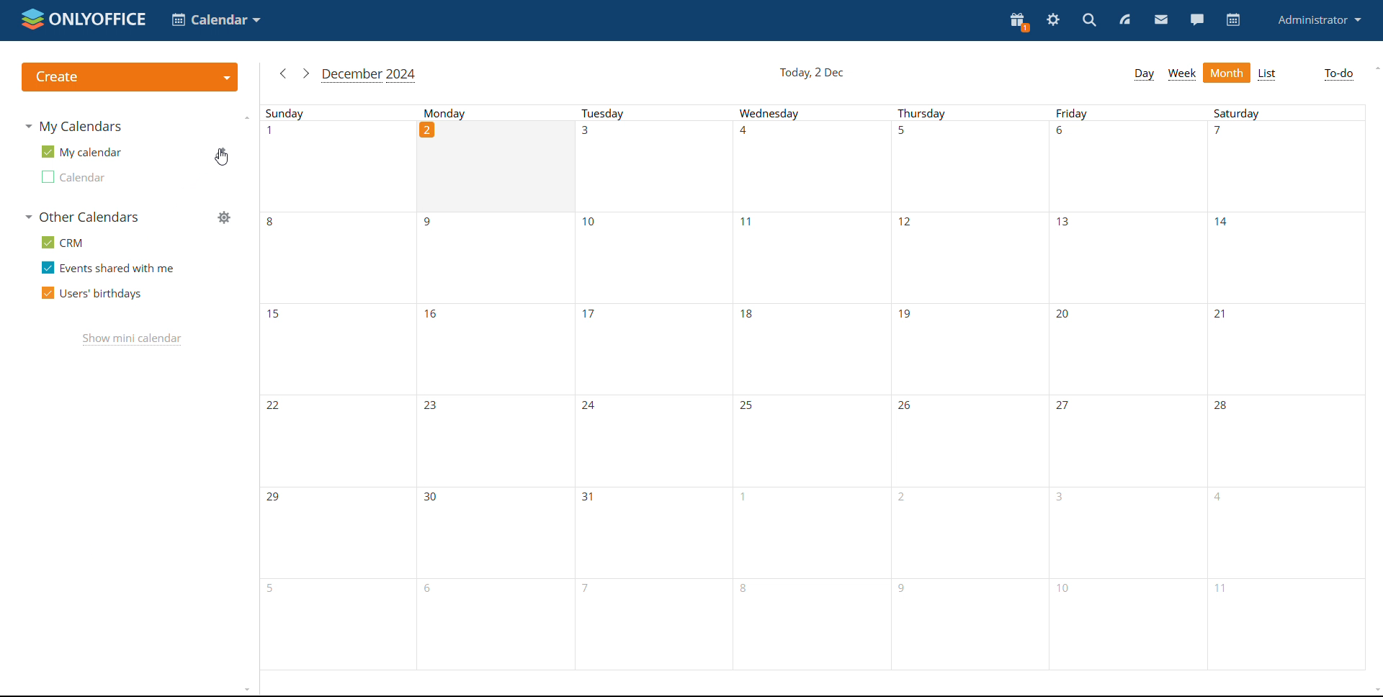  Describe the element at coordinates (1197, 20) in the screenshot. I see `chat` at that location.